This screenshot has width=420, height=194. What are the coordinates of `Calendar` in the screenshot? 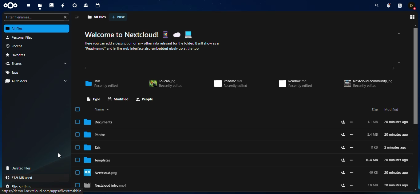 It's located at (98, 5).